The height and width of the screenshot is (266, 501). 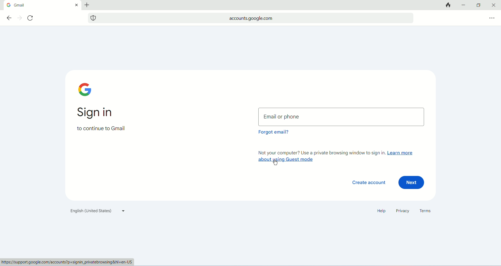 I want to click on close, so click(x=494, y=5).